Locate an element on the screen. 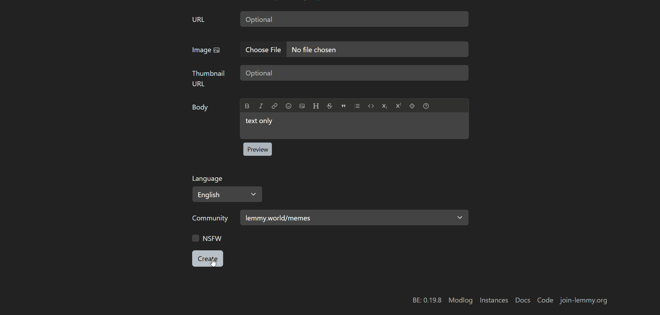 Image resolution: width=660 pixels, height=315 pixels. button is located at coordinates (208, 258).